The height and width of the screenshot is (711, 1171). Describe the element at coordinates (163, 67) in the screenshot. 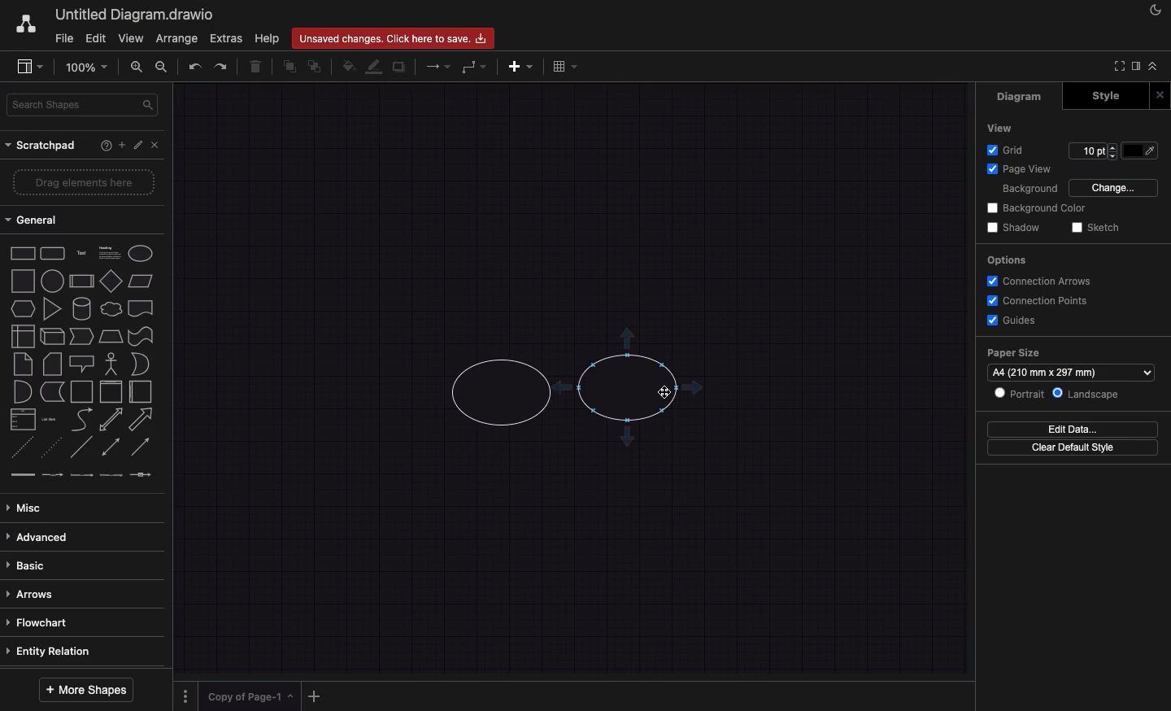

I see `zoom out` at that location.